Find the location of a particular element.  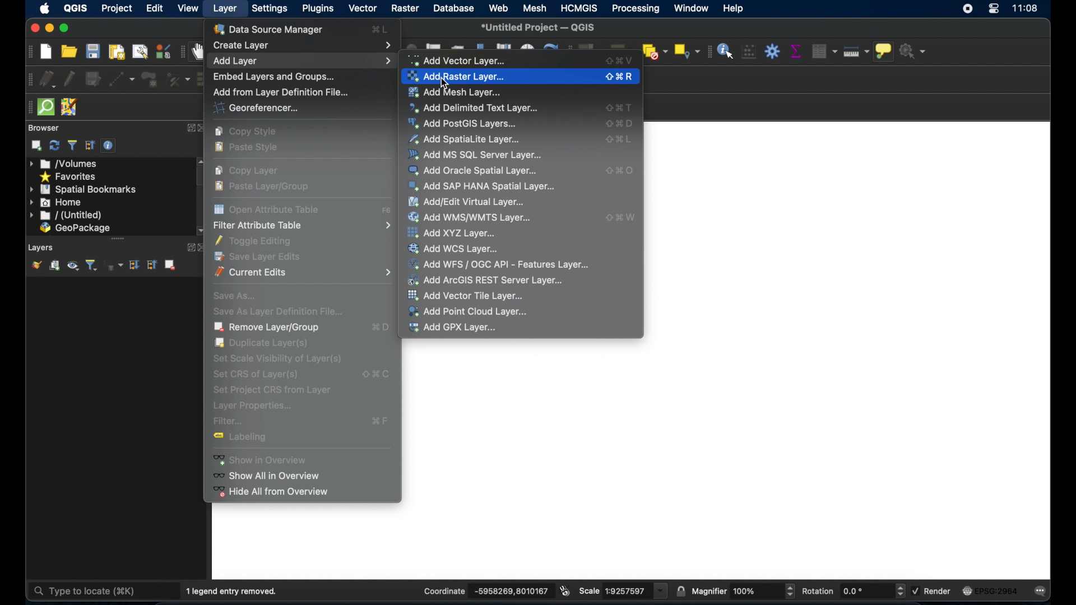

current edits is located at coordinates (48, 79).